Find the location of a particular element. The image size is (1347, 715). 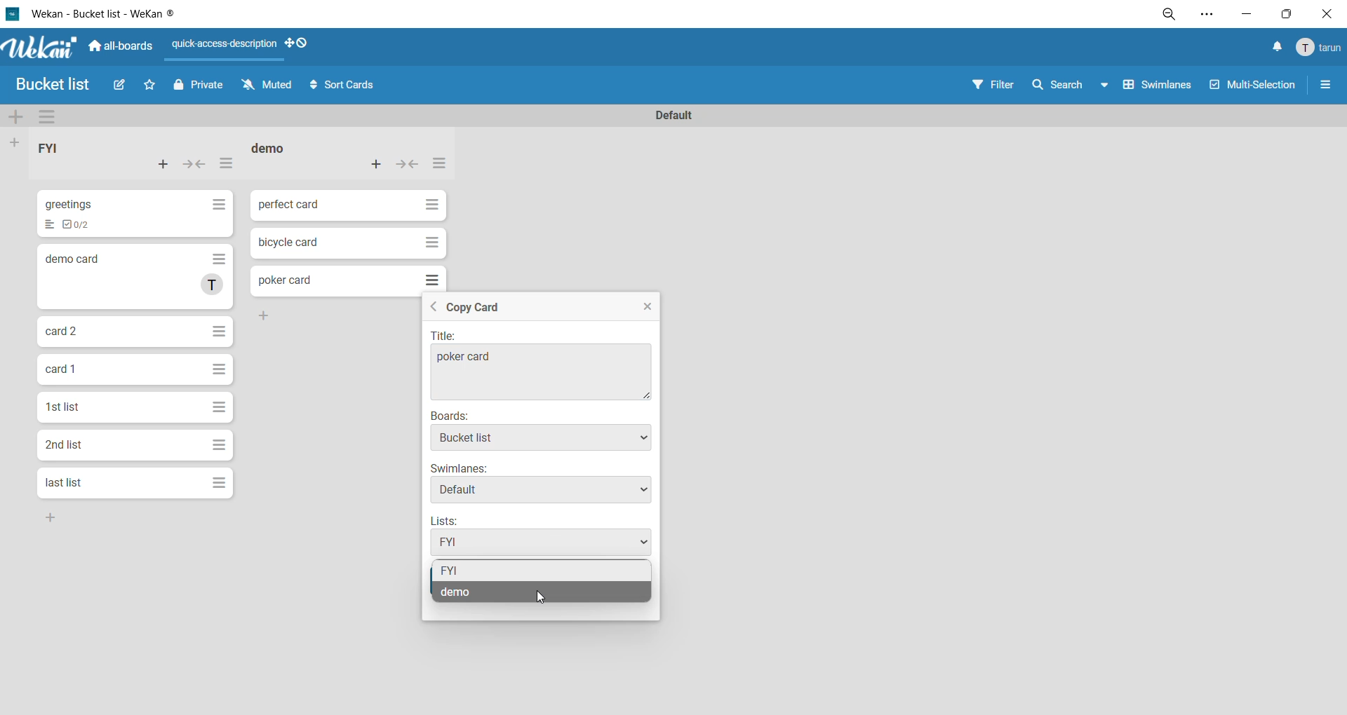

Default is located at coordinates (539, 491).